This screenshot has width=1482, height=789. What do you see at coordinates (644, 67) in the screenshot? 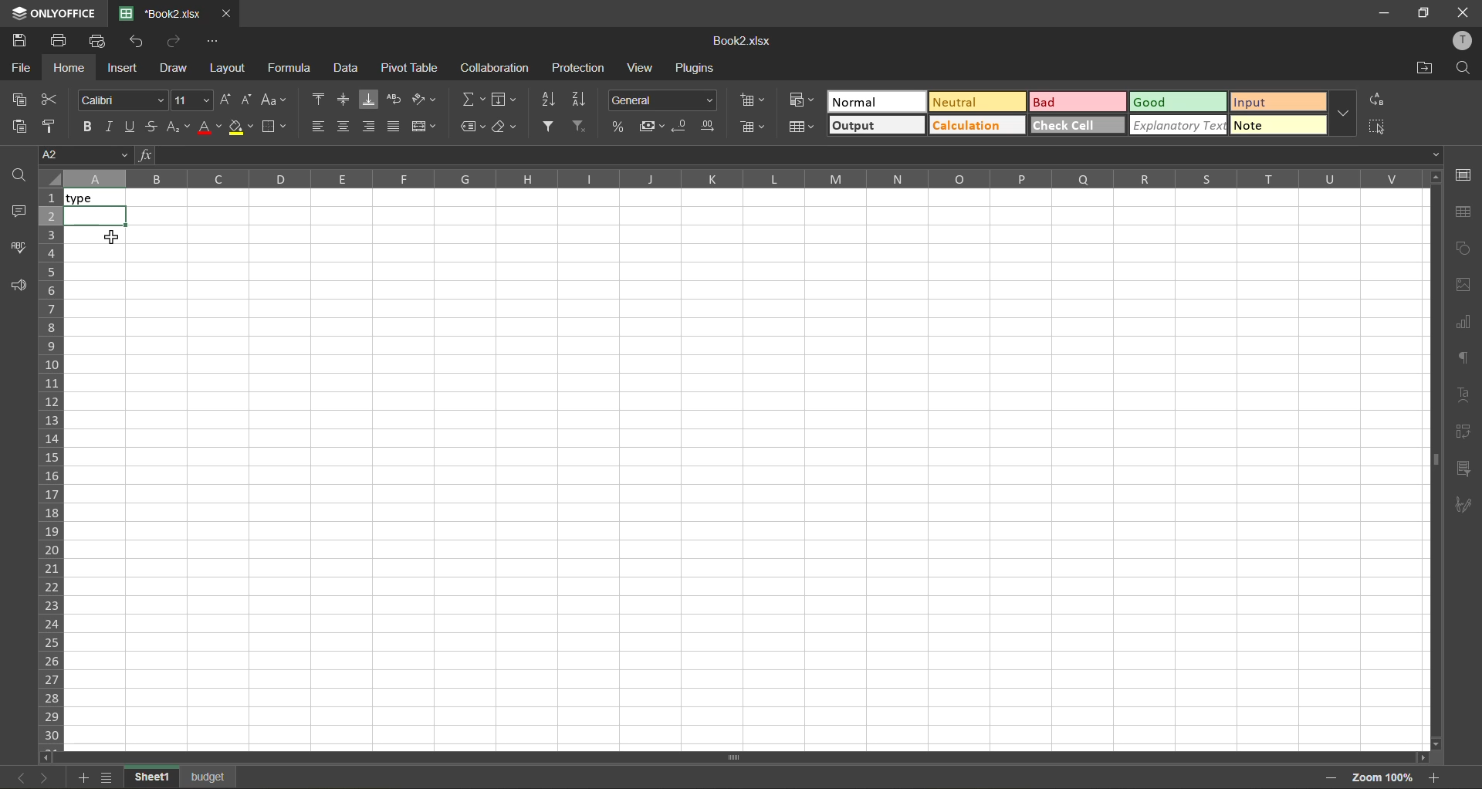
I see `view` at bounding box center [644, 67].